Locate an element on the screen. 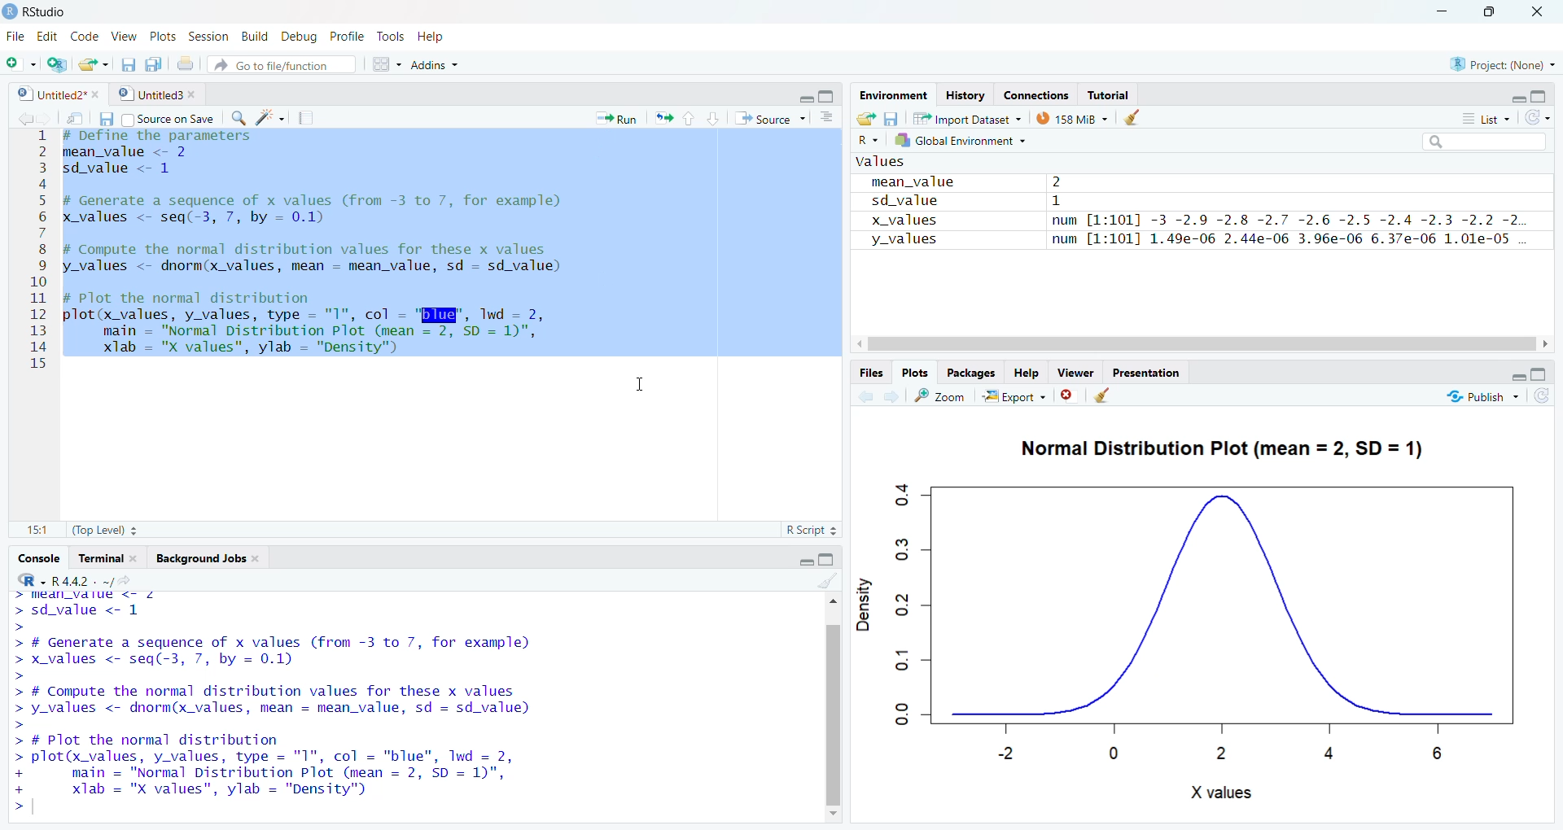 The height and width of the screenshot is (830, 1563). RStudio is located at coordinates (43, 11).